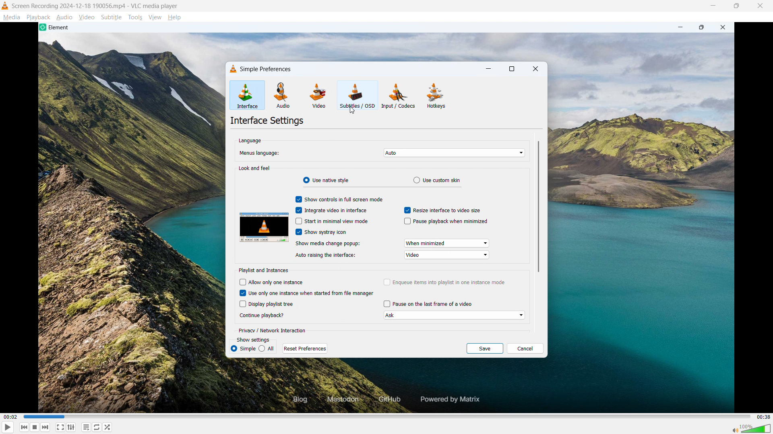 The height and width of the screenshot is (434, 773). What do you see at coordinates (763, 417) in the screenshot?
I see `video duration` at bounding box center [763, 417].